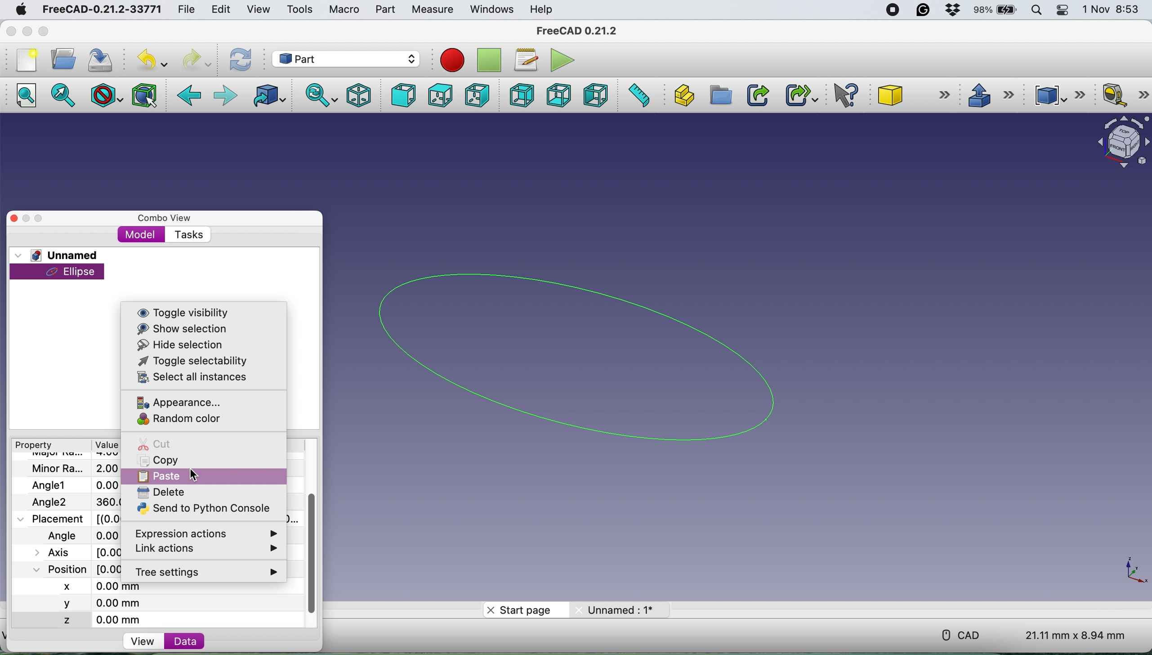 The image size is (1152, 655). I want to click on draw style, so click(105, 95).